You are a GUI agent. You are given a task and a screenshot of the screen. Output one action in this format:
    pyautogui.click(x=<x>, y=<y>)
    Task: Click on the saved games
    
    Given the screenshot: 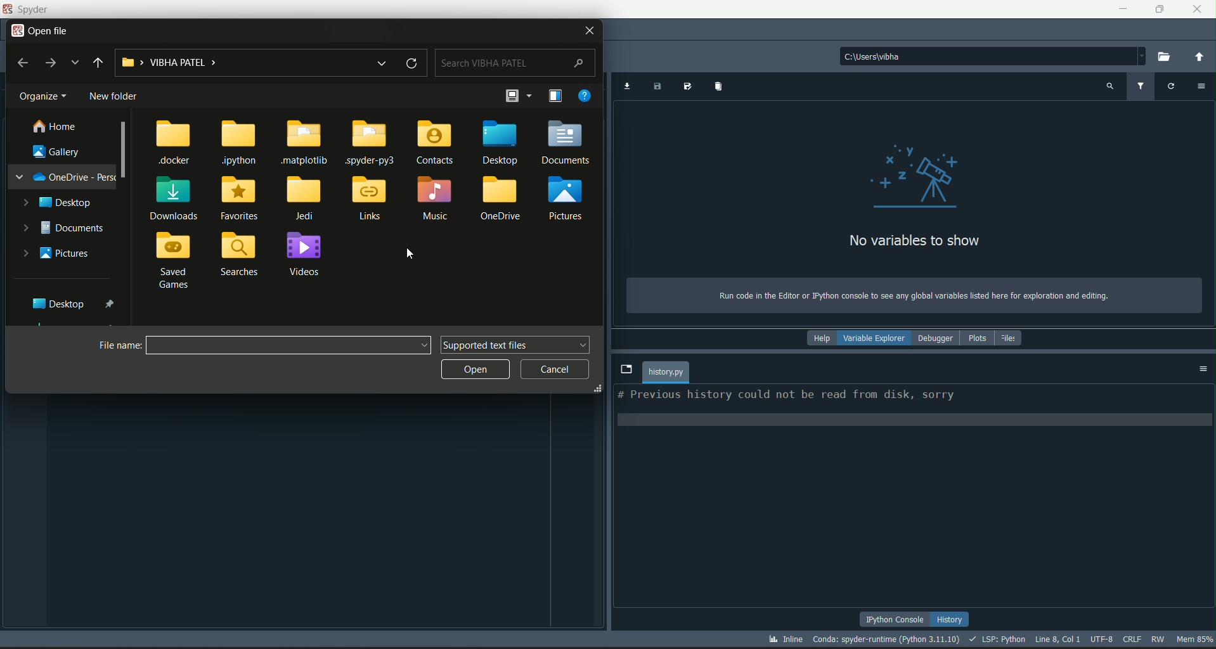 What is the action you would take?
    pyautogui.click(x=175, y=262)
    